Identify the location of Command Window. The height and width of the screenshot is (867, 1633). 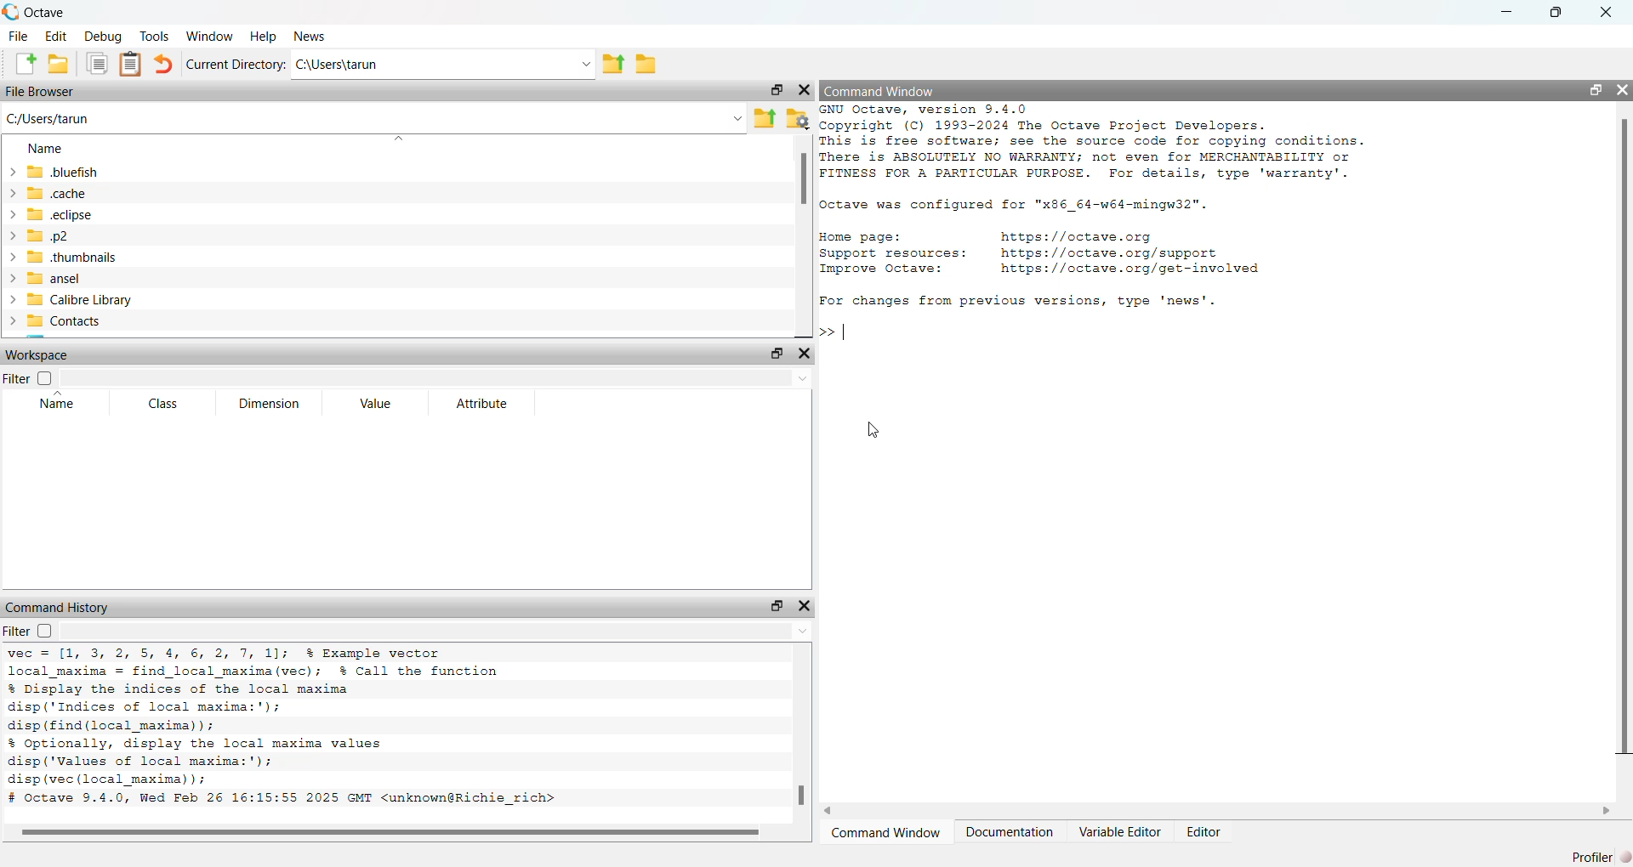
(885, 832).